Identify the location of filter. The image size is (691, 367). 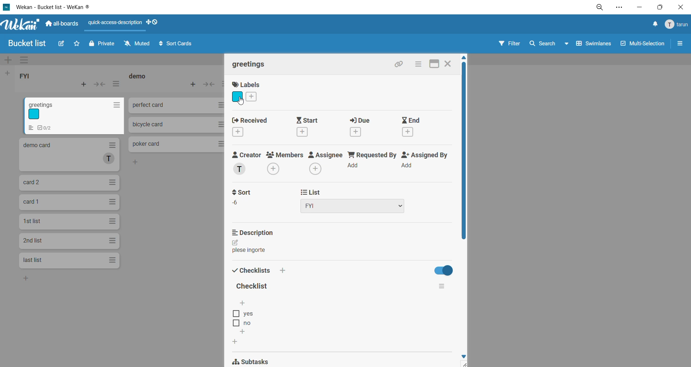
(508, 44).